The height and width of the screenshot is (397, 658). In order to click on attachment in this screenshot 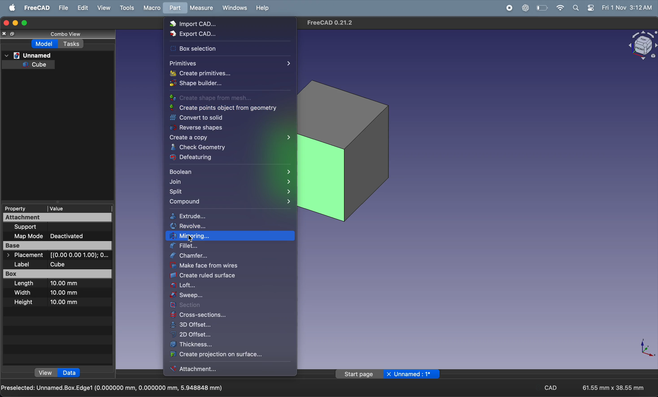, I will do `click(224, 369)`.